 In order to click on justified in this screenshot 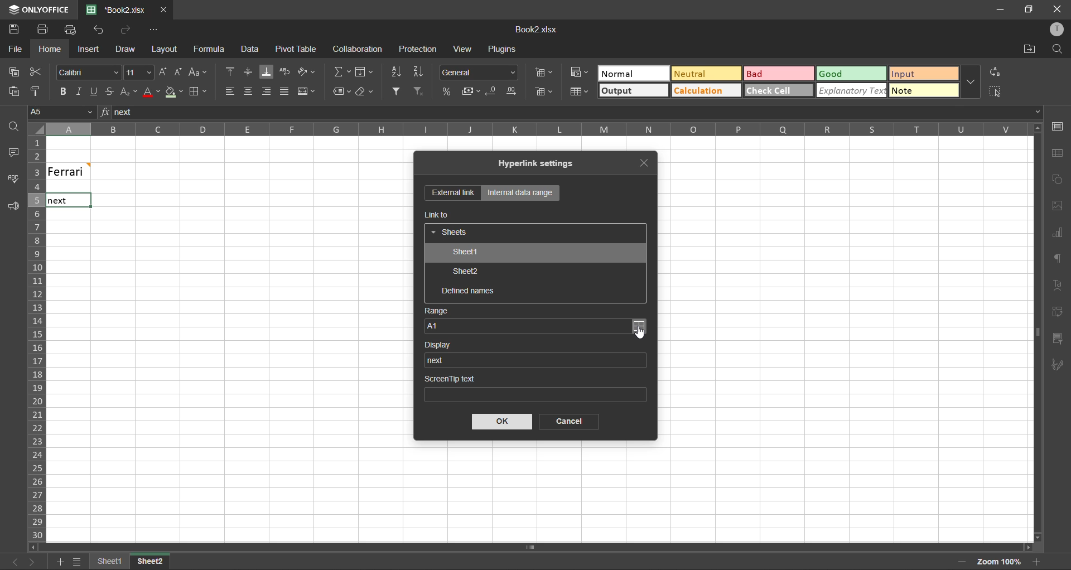, I will do `click(285, 91)`.